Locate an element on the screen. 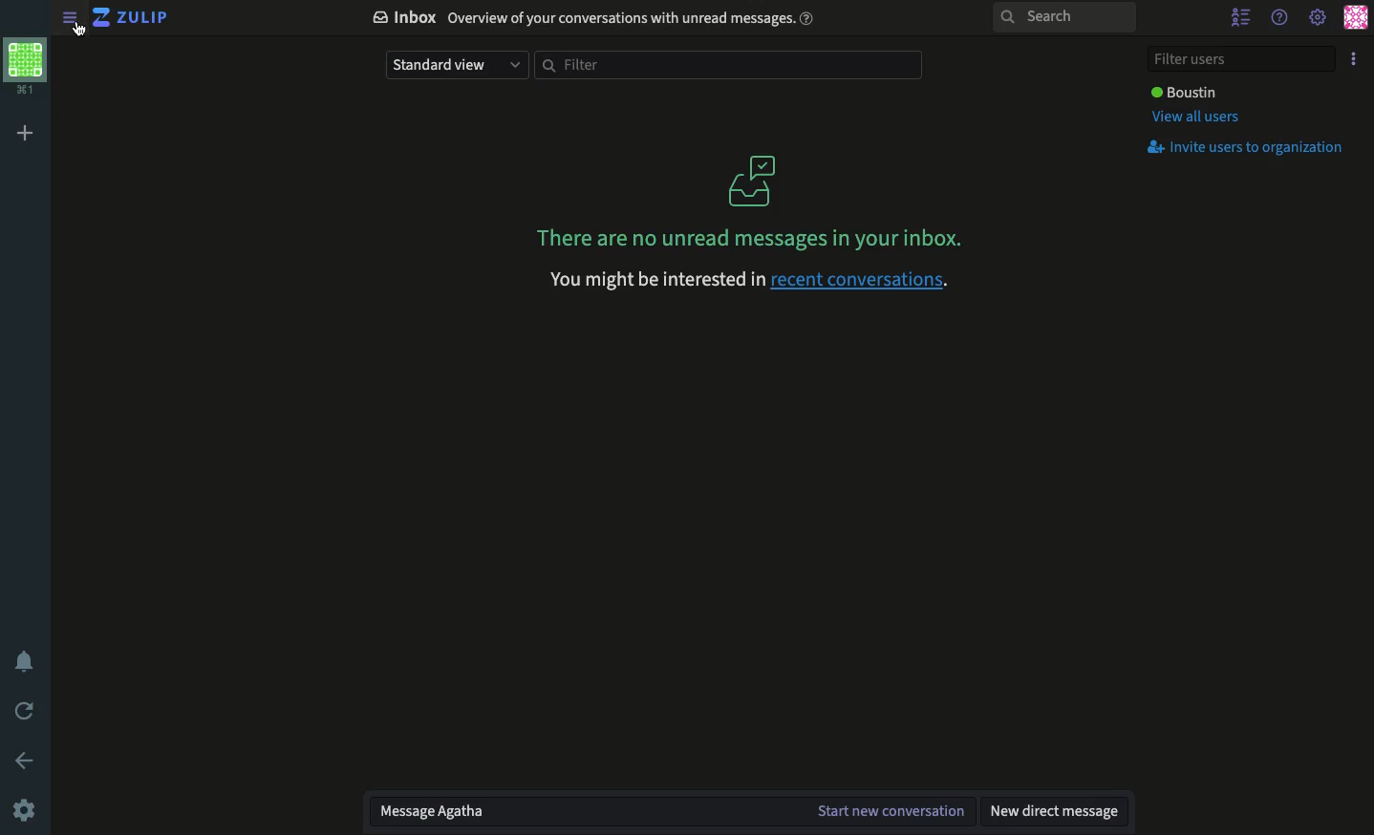 This screenshot has width=1374, height=835. Zulip is located at coordinates (131, 17).